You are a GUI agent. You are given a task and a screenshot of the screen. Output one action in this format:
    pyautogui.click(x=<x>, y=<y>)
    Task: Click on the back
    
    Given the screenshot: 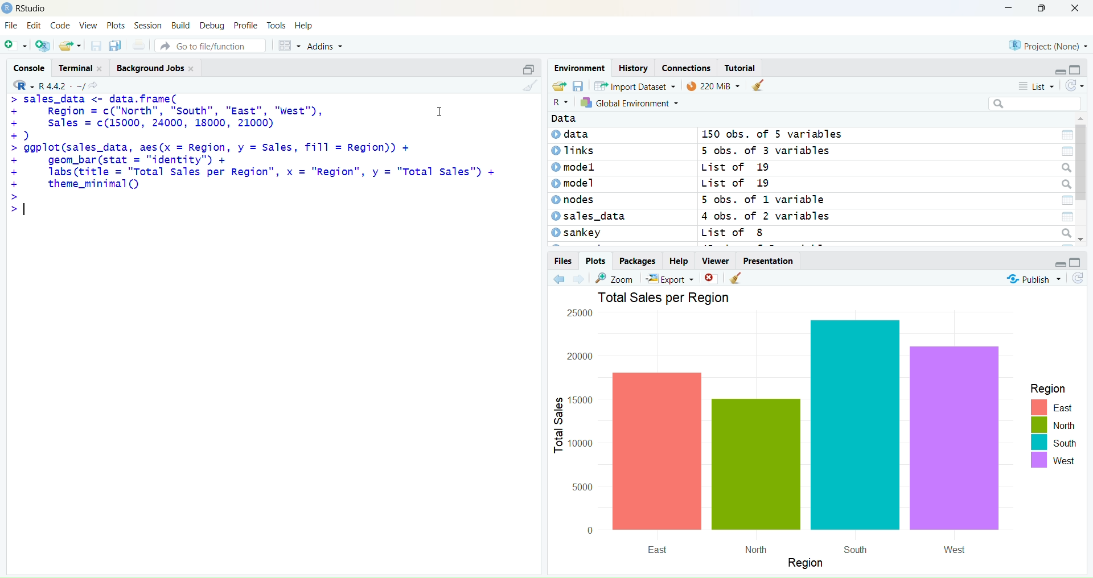 What is the action you would take?
    pyautogui.click(x=561, y=279)
    